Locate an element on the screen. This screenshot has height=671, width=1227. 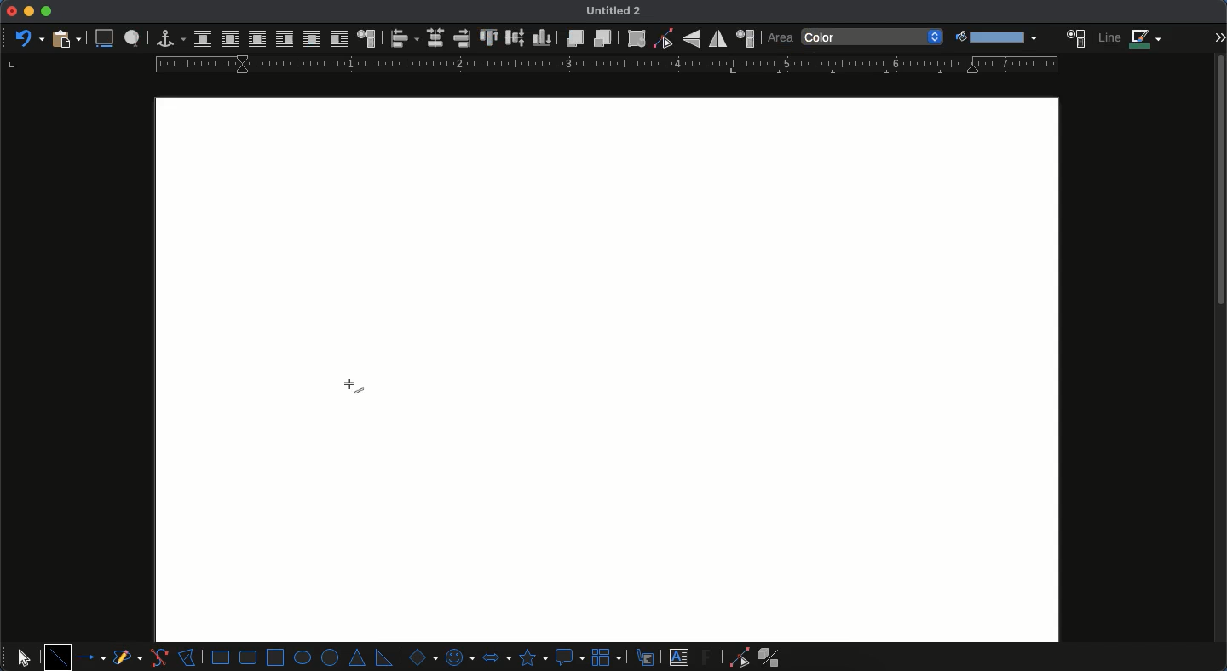
basic shapes is located at coordinates (421, 657).